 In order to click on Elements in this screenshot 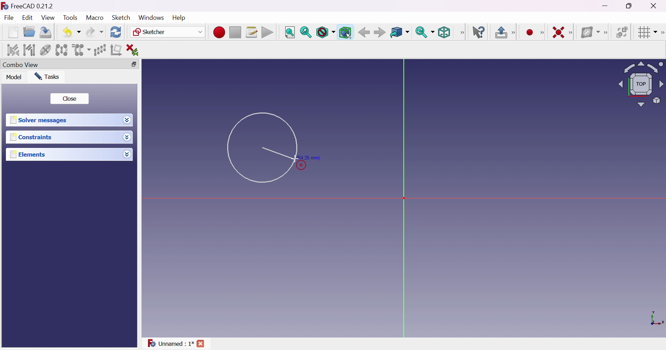, I will do `click(29, 154)`.